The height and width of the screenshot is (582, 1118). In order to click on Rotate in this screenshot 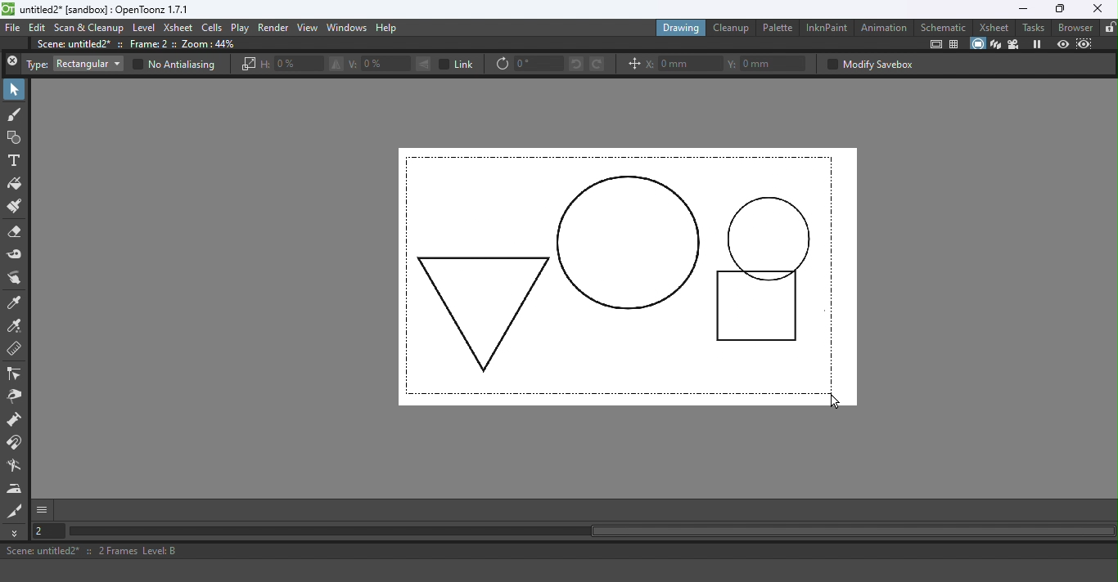, I will do `click(502, 65)`.